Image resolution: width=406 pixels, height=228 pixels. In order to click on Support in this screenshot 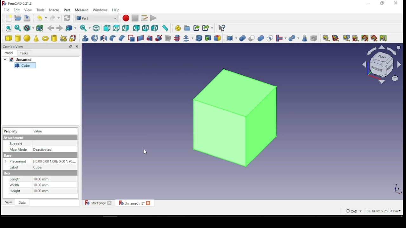, I will do `click(16, 144)`.